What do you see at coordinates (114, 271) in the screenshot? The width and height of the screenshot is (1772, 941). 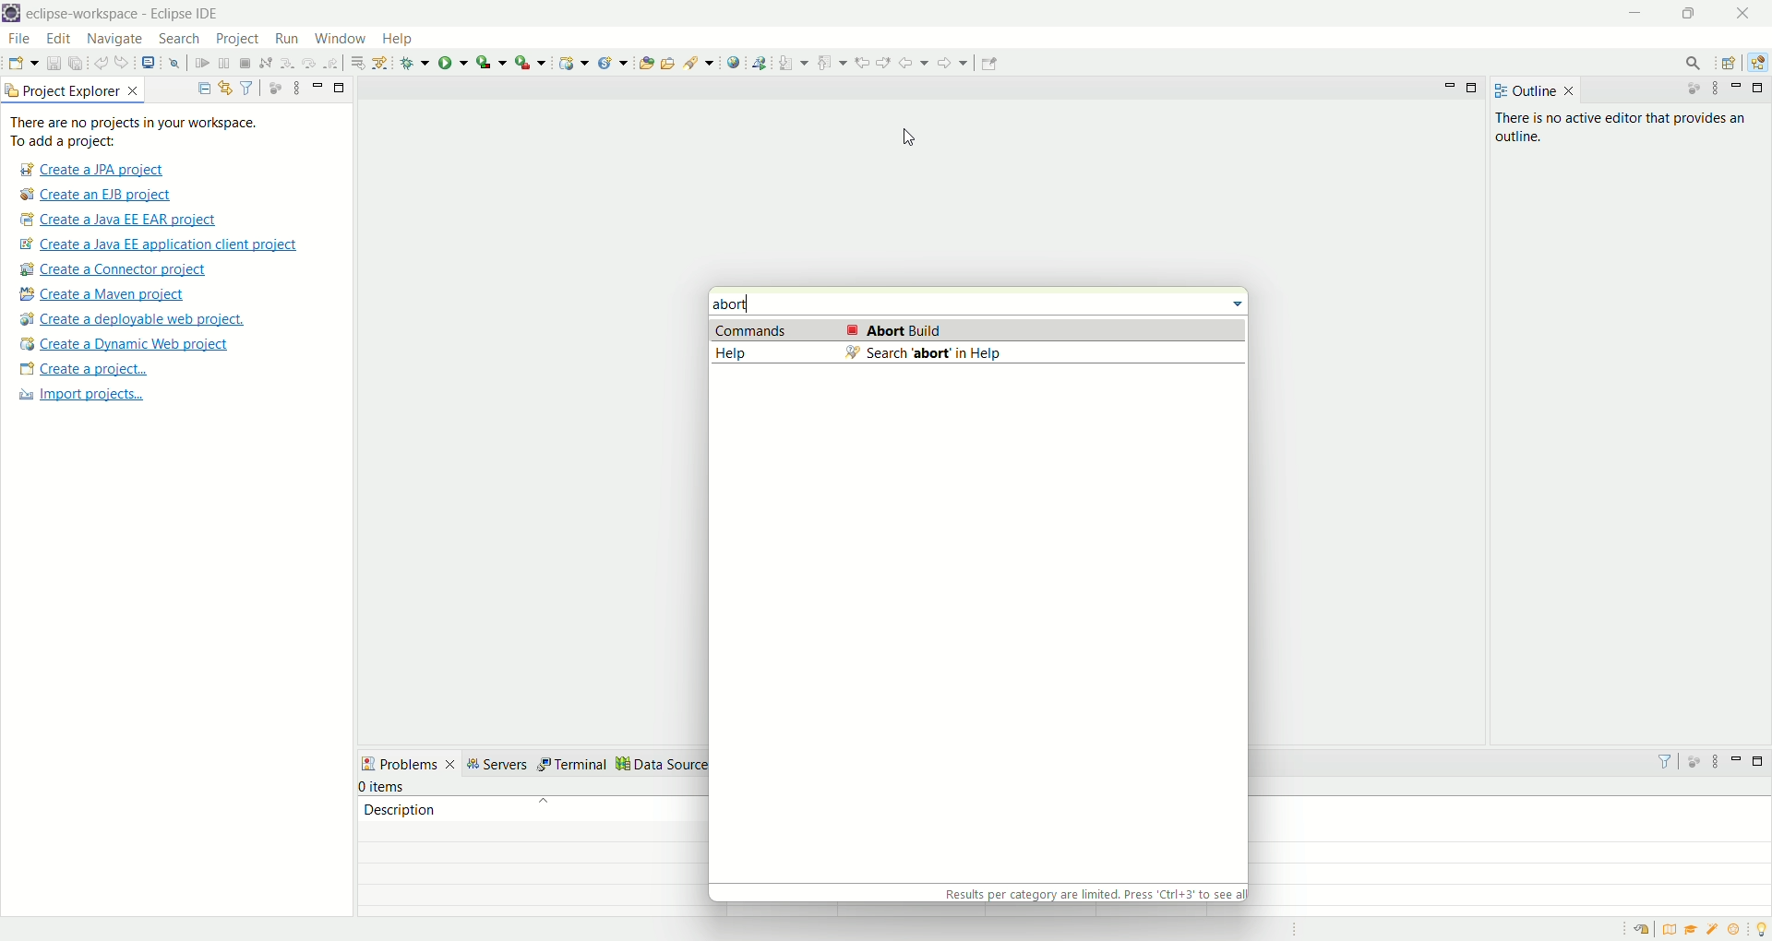 I see `create a connector project` at bounding box center [114, 271].